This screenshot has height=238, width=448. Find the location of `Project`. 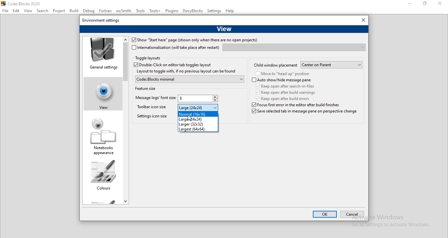

Project is located at coordinates (60, 11).